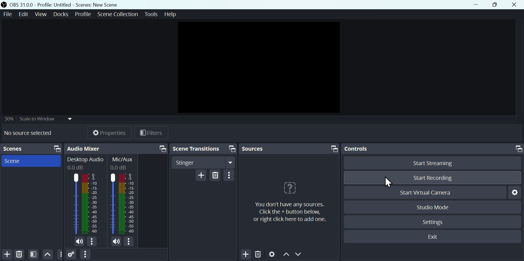 This screenshot has height=261, width=524. What do you see at coordinates (476, 5) in the screenshot?
I see `minimize` at bounding box center [476, 5].